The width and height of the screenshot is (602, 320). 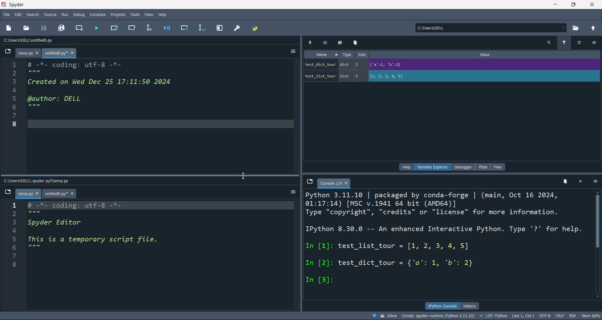 What do you see at coordinates (37, 41) in the screenshot?
I see `C:\User|DELL\utitled0.py` at bounding box center [37, 41].